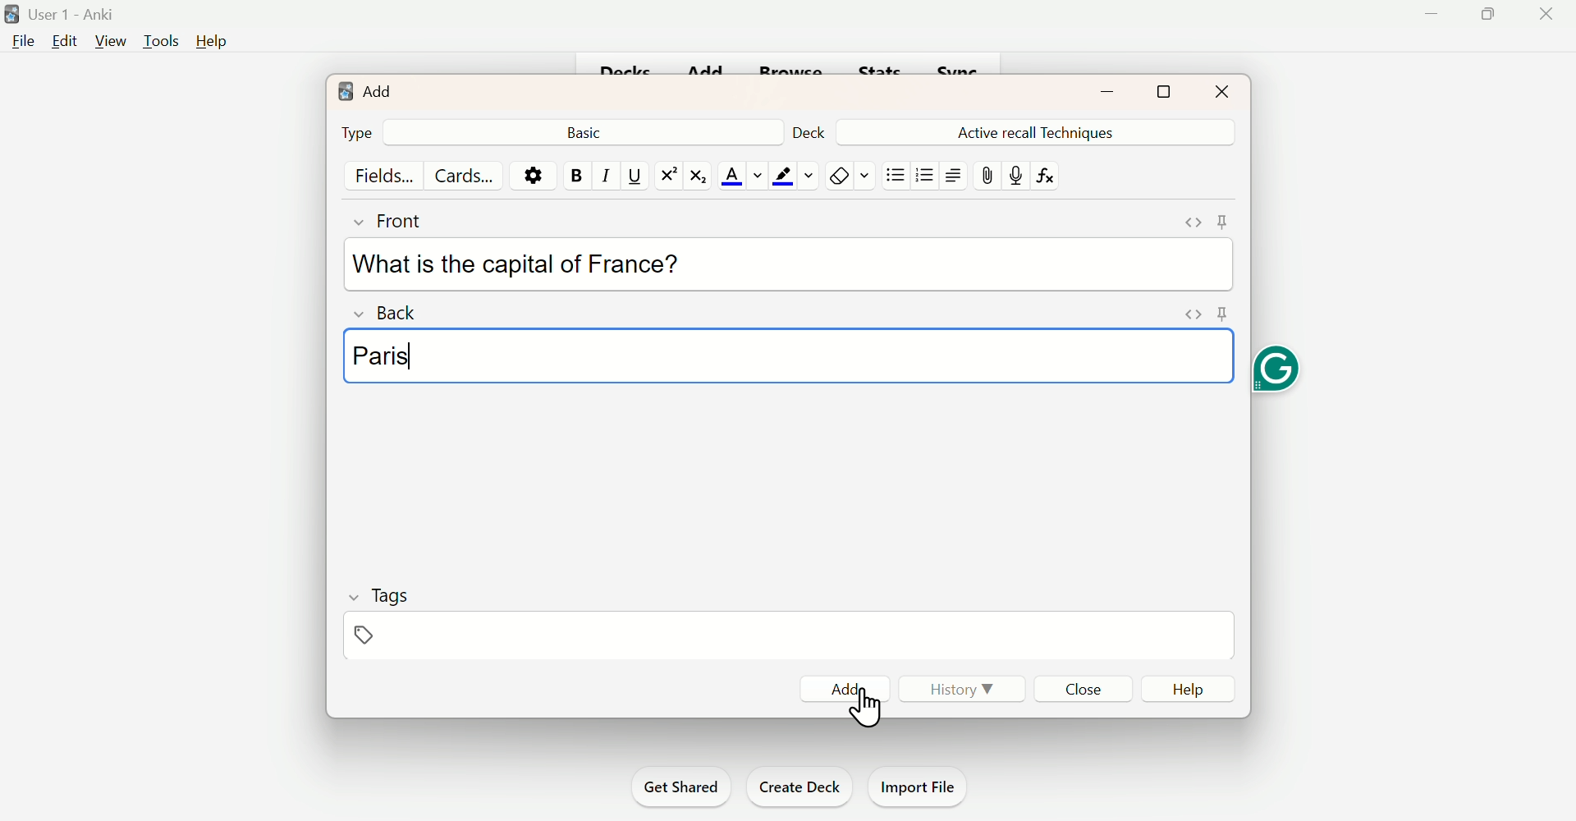  Describe the element at coordinates (896, 174) in the screenshot. I see `Unorganised List` at that location.